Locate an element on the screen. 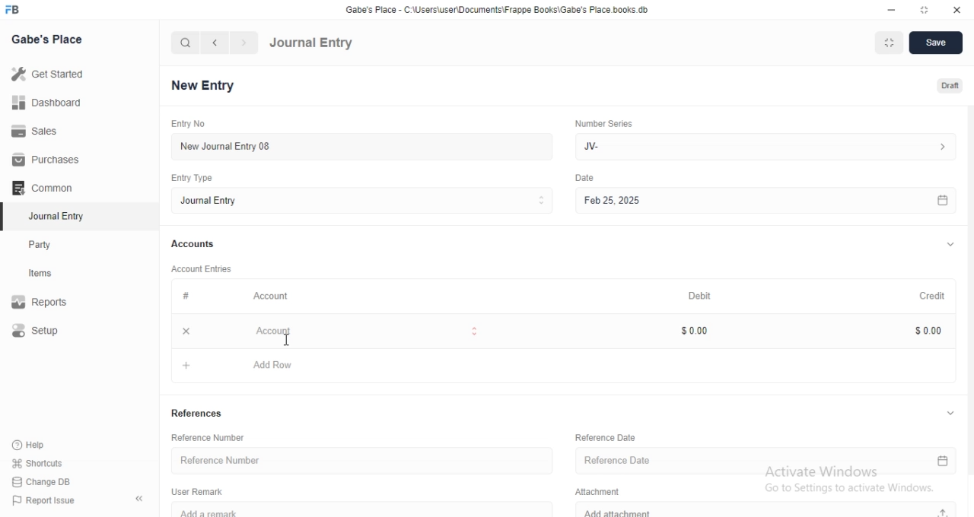  minimize is located at coordinates (893, 8).